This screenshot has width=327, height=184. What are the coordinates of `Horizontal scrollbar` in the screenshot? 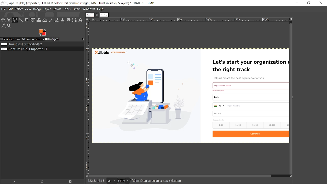 It's located at (179, 176).